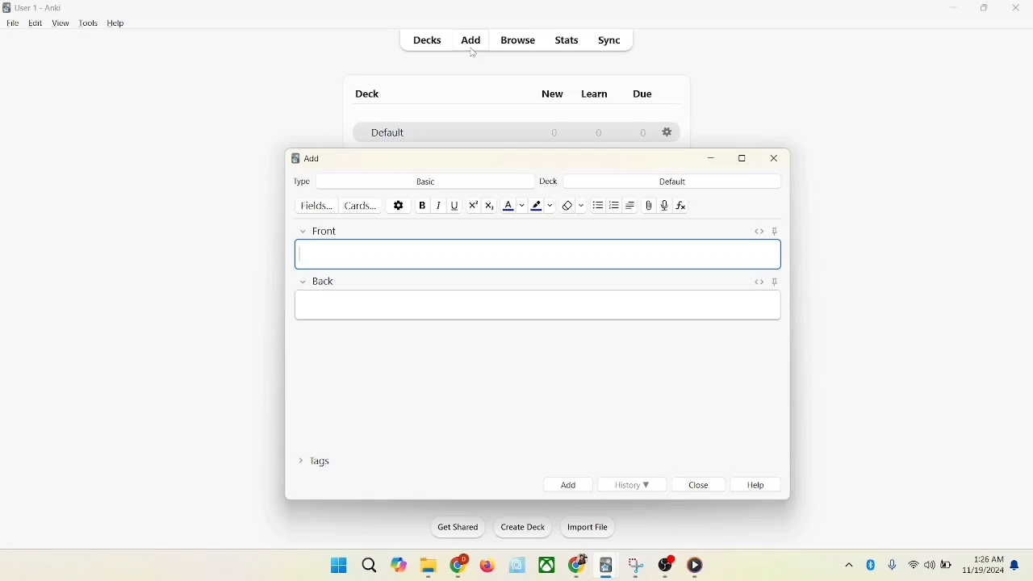 This screenshot has height=581, width=1033. Describe the element at coordinates (571, 204) in the screenshot. I see `remove formatting` at that location.